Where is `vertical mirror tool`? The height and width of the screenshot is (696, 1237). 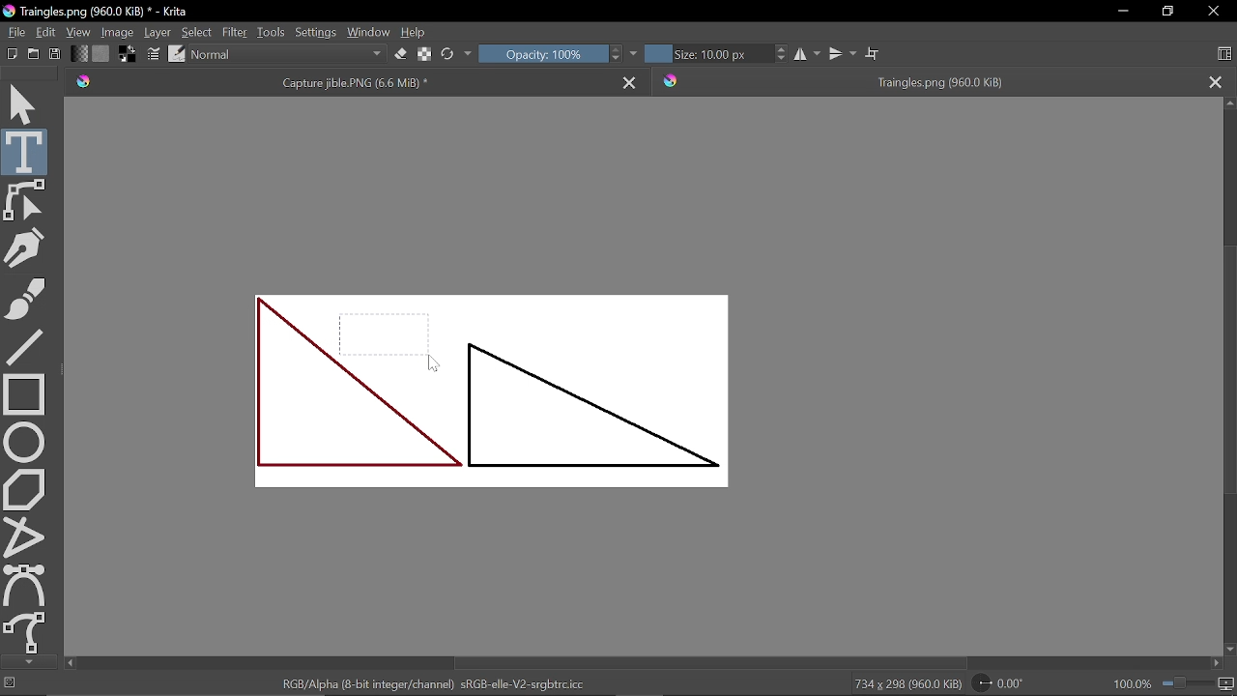 vertical mirror tool is located at coordinates (842, 54).